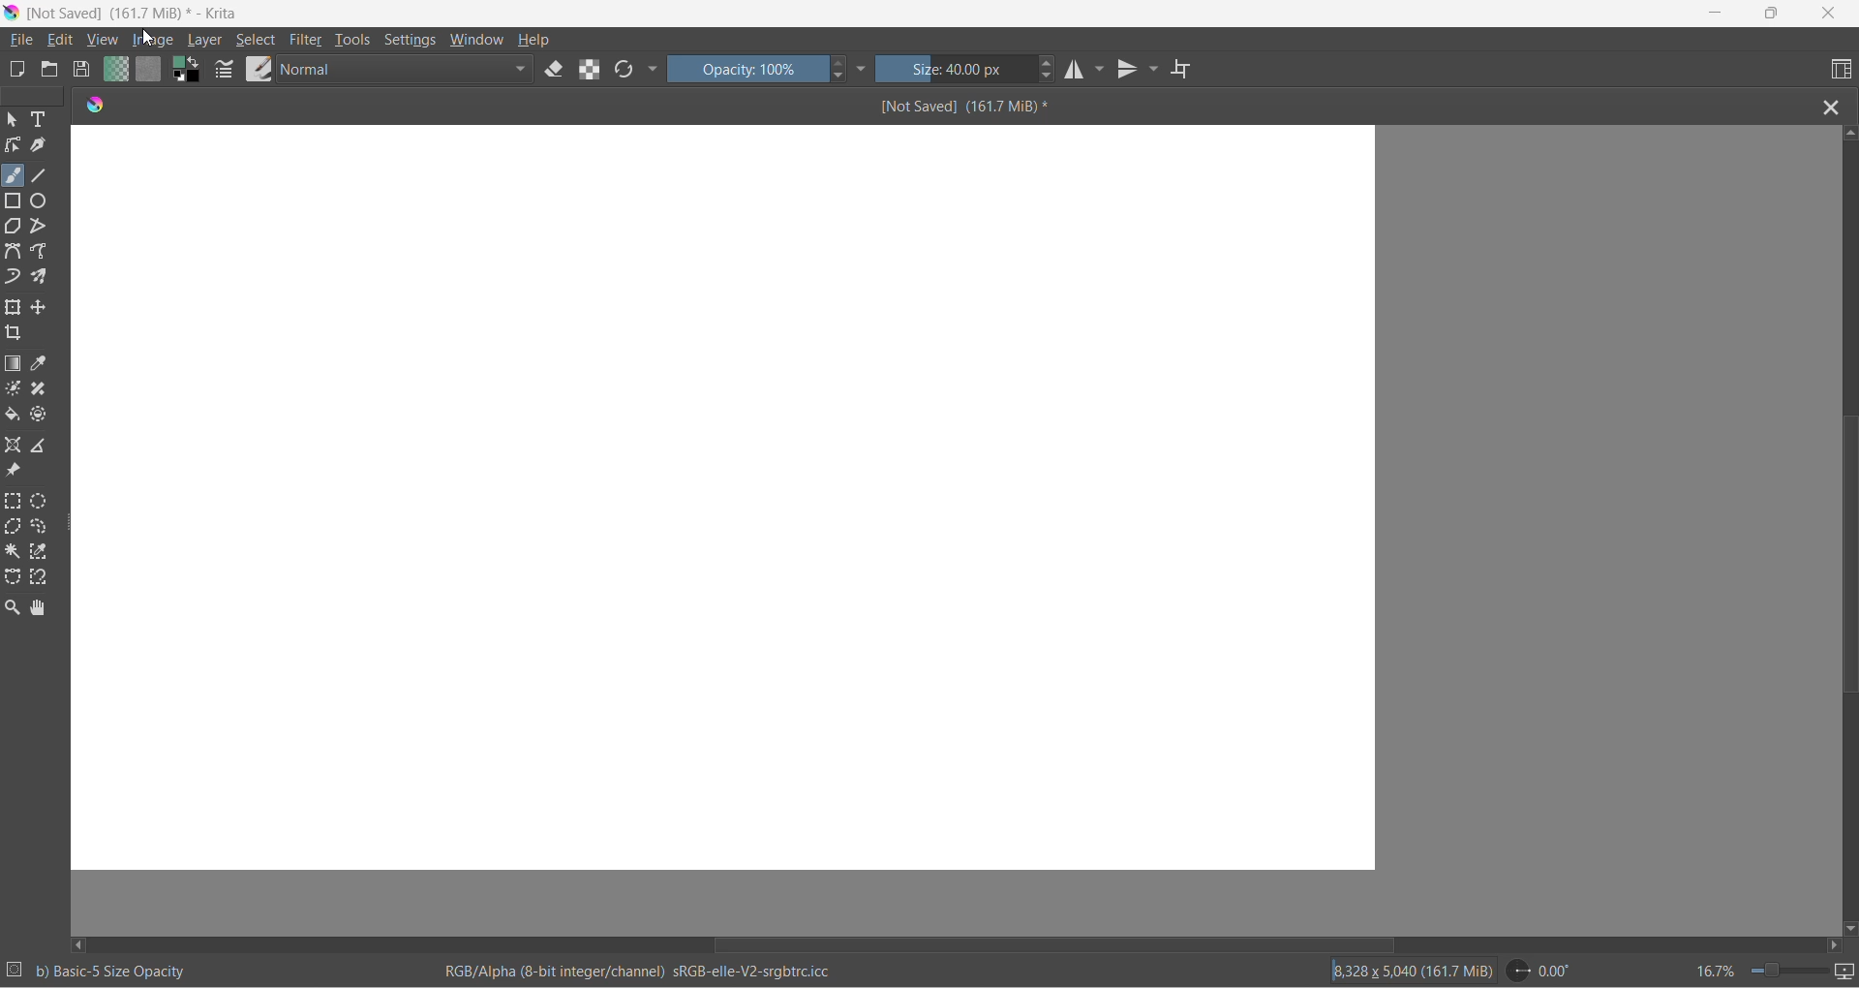 This screenshot has width=1859, height=988. Describe the element at coordinates (15, 607) in the screenshot. I see `zoom tool` at that location.